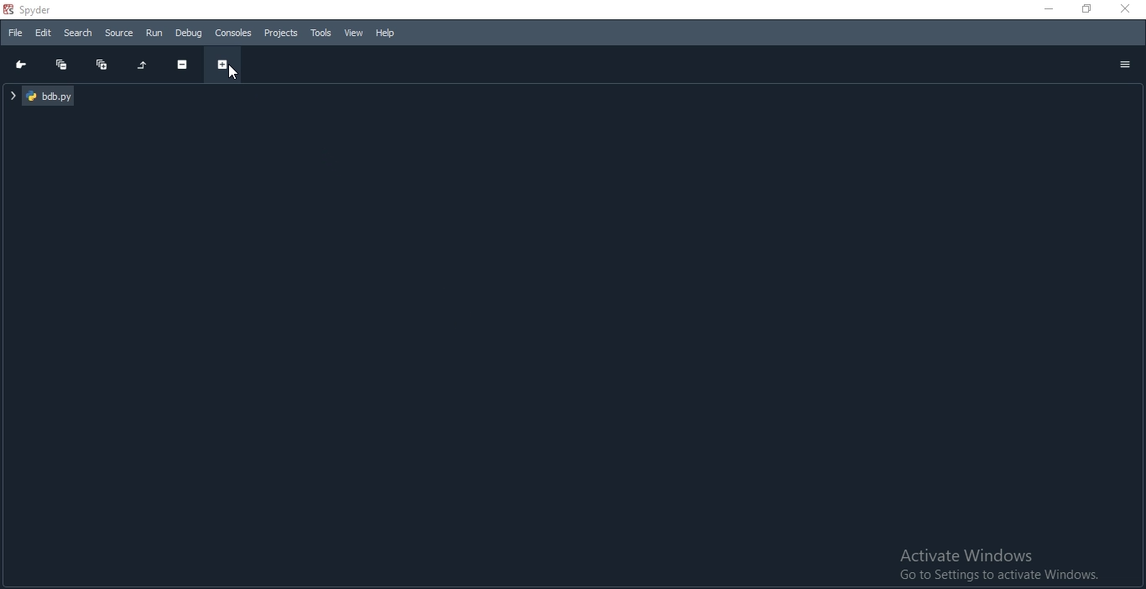 This screenshot has width=1146, height=589. I want to click on options, so click(1123, 64).